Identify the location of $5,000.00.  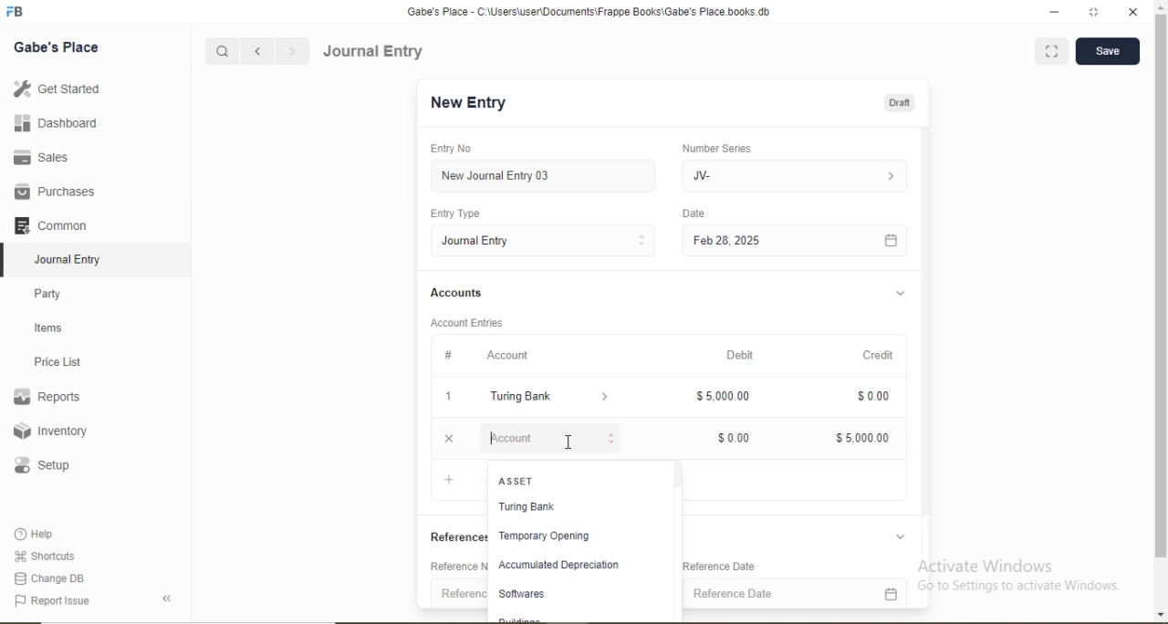
(725, 395).